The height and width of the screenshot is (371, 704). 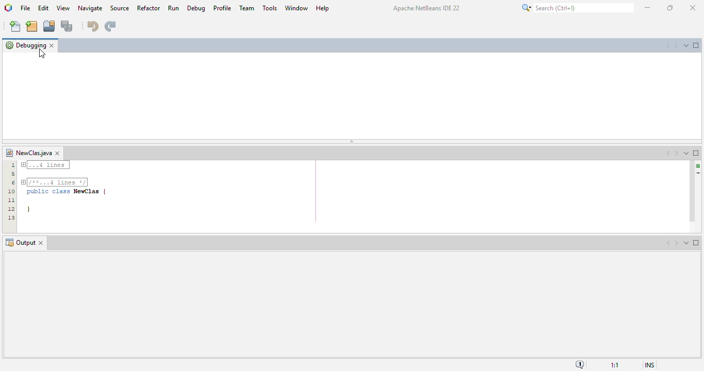 I want to click on save all, so click(x=67, y=26).